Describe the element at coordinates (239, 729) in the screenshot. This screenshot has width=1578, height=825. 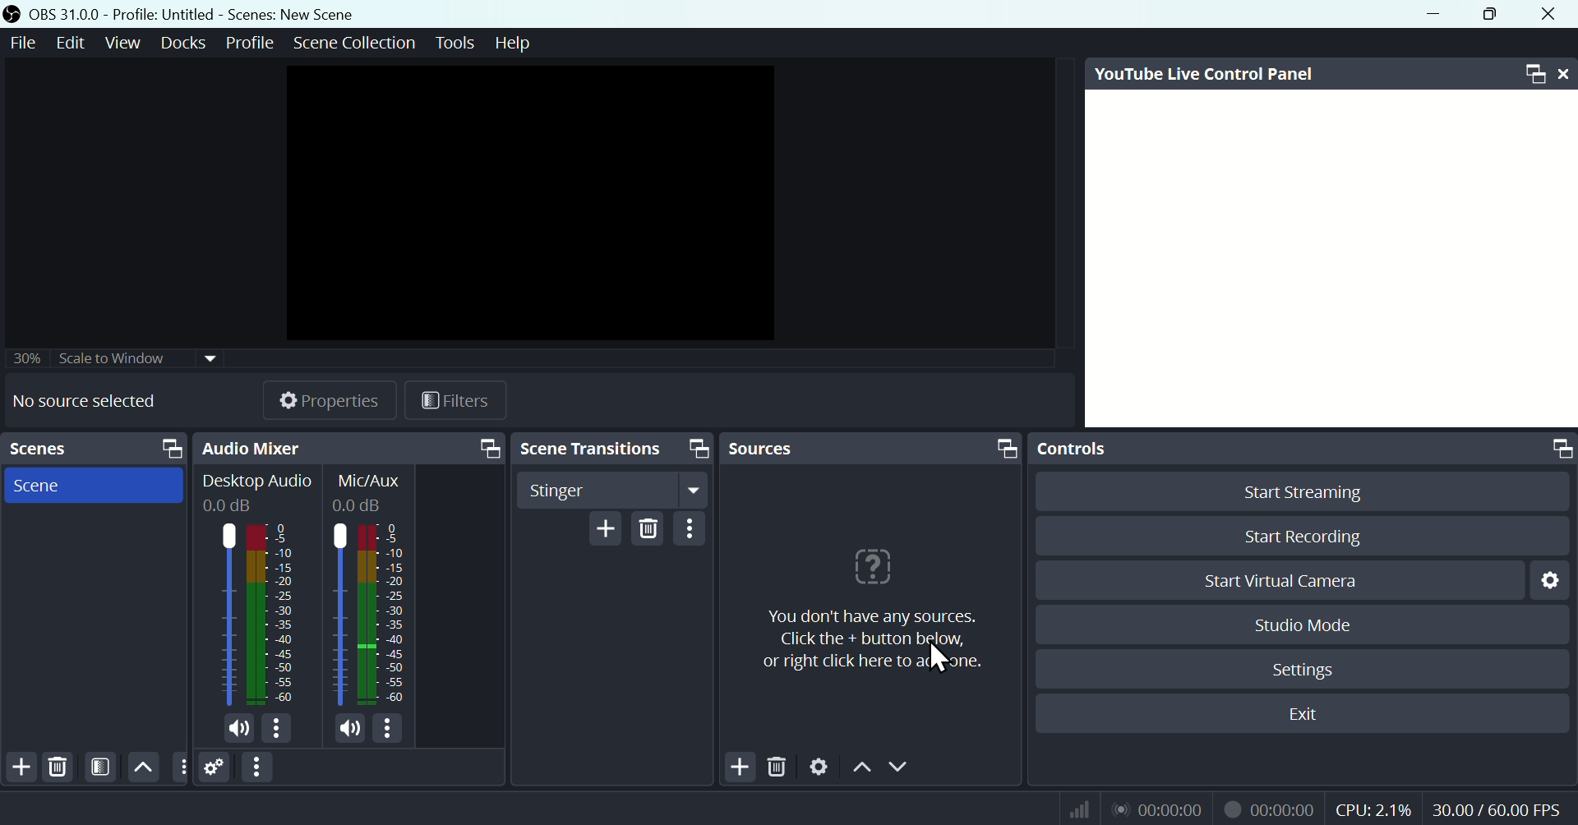
I see `mic` at that location.